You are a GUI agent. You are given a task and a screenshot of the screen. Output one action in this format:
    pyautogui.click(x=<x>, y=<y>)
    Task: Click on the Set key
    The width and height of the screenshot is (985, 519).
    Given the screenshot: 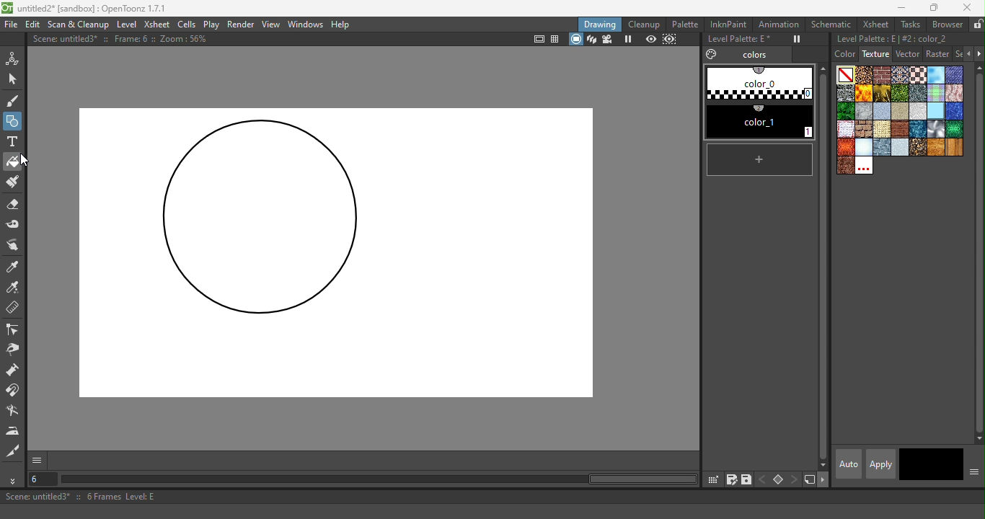 What is the action you would take?
    pyautogui.click(x=778, y=480)
    